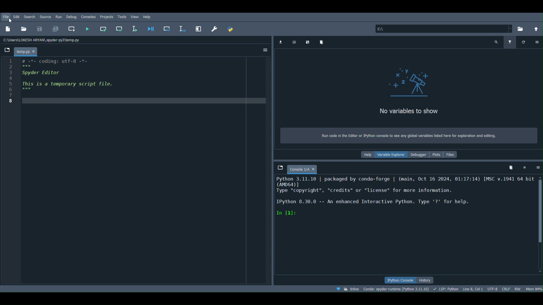 This screenshot has height=305, width=543. I want to click on Plots, so click(436, 155).